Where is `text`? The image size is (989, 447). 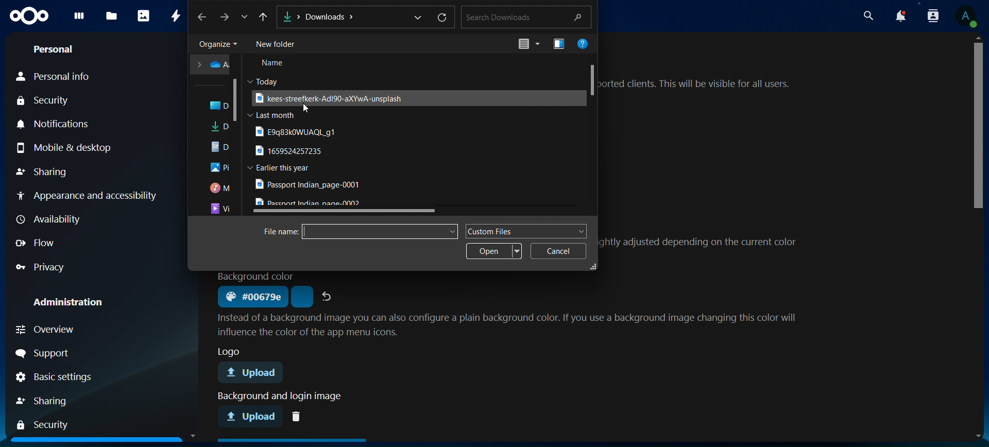 text is located at coordinates (695, 85).